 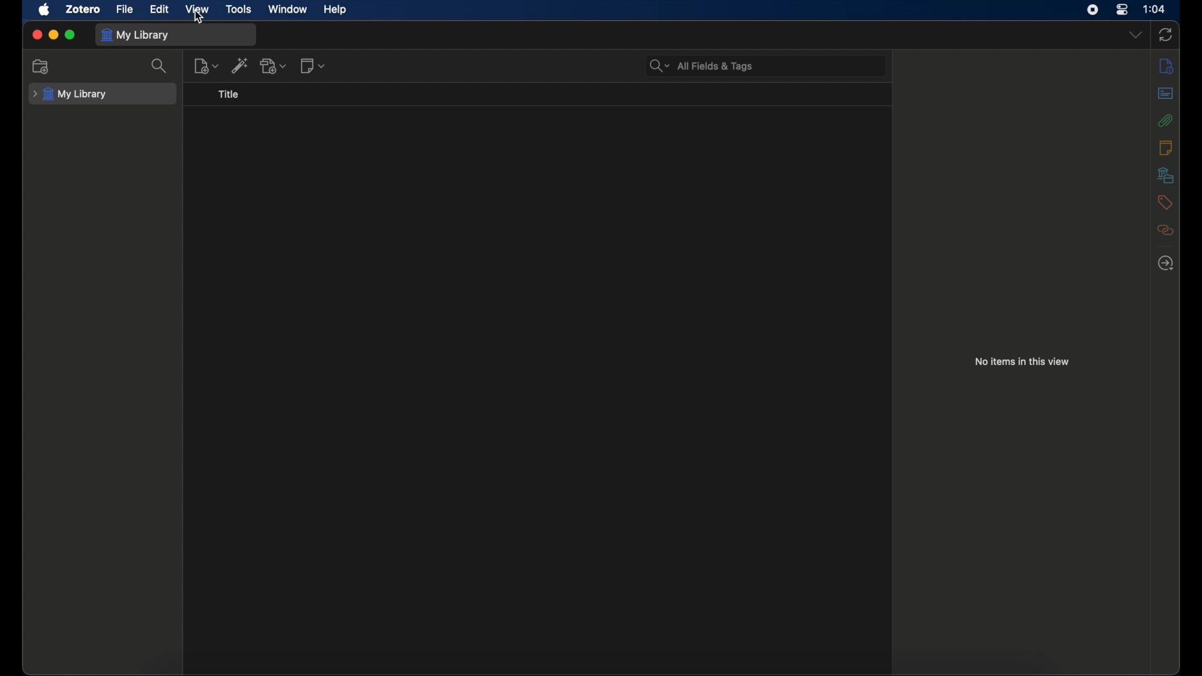 What do you see at coordinates (287, 9) in the screenshot?
I see `window` at bounding box center [287, 9].